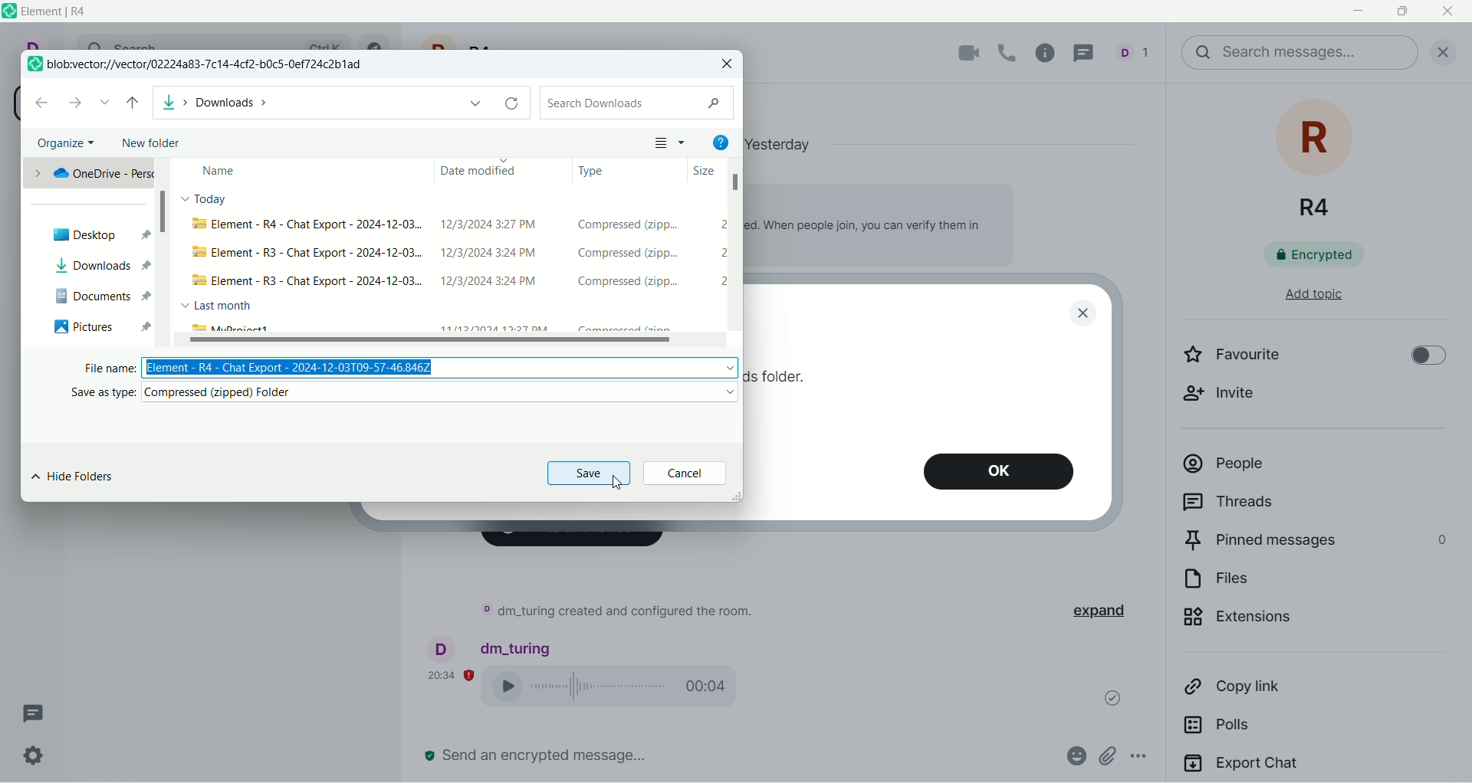  What do you see at coordinates (688, 473) in the screenshot?
I see `cancel` at bounding box center [688, 473].